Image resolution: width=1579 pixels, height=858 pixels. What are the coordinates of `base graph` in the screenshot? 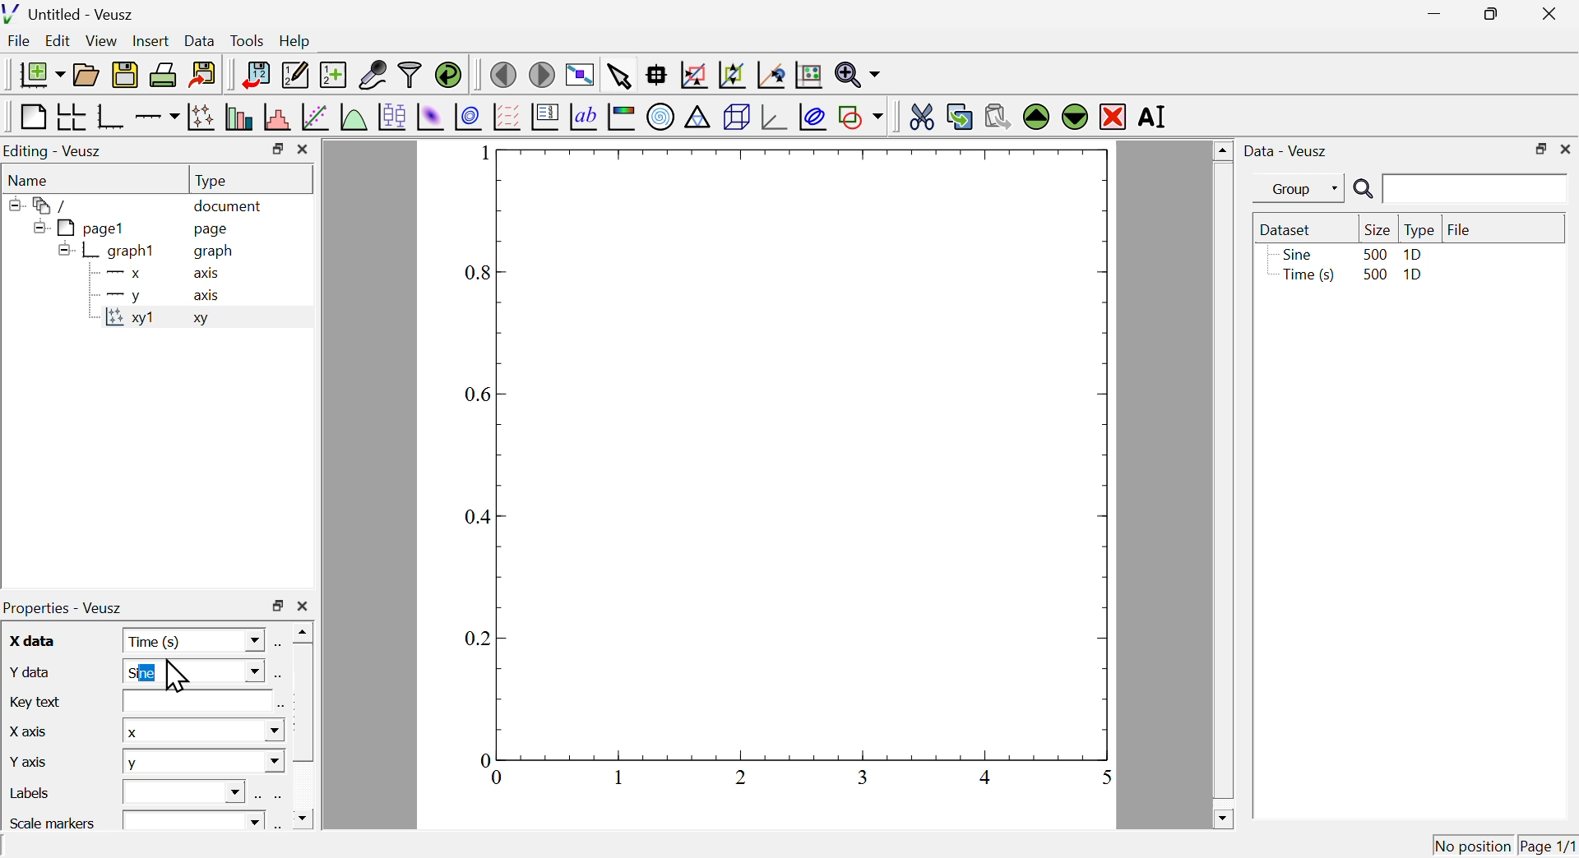 It's located at (111, 117).